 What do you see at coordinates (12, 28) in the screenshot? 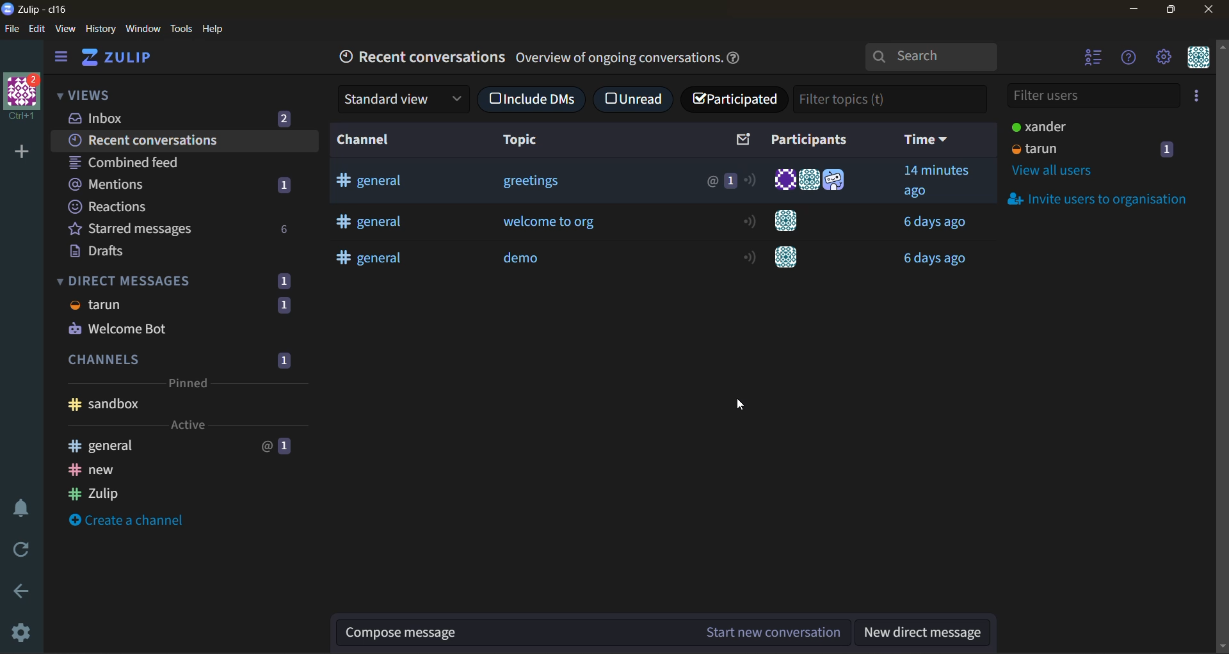
I see `file` at bounding box center [12, 28].